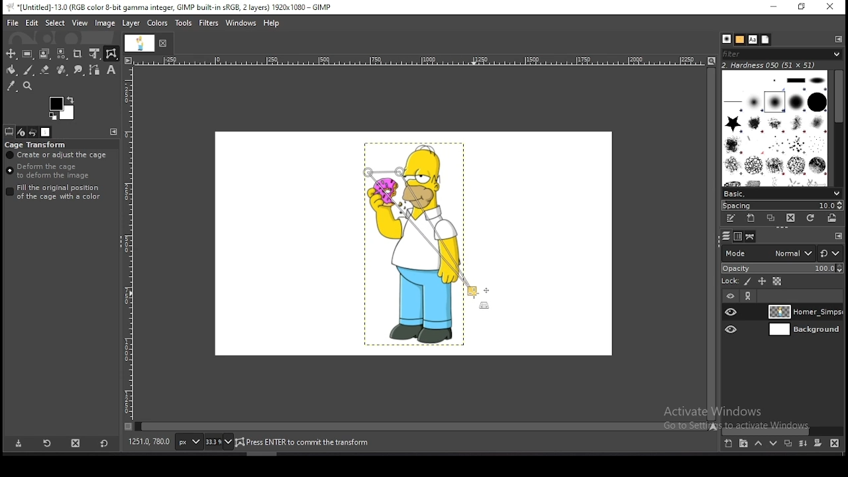  Describe the element at coordinates (11, 54) in the screenshot. I see `move tool` at that location.